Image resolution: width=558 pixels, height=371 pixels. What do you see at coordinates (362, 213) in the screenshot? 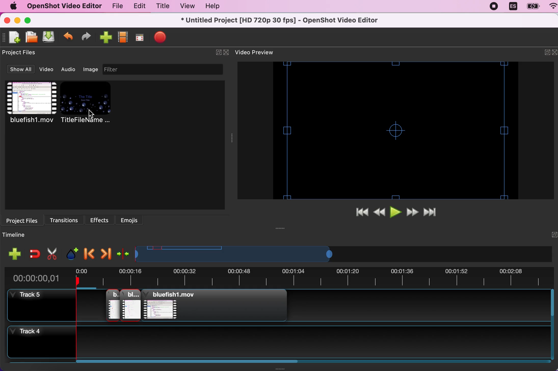
I see `jump to start` at bounding box center [362, 213].